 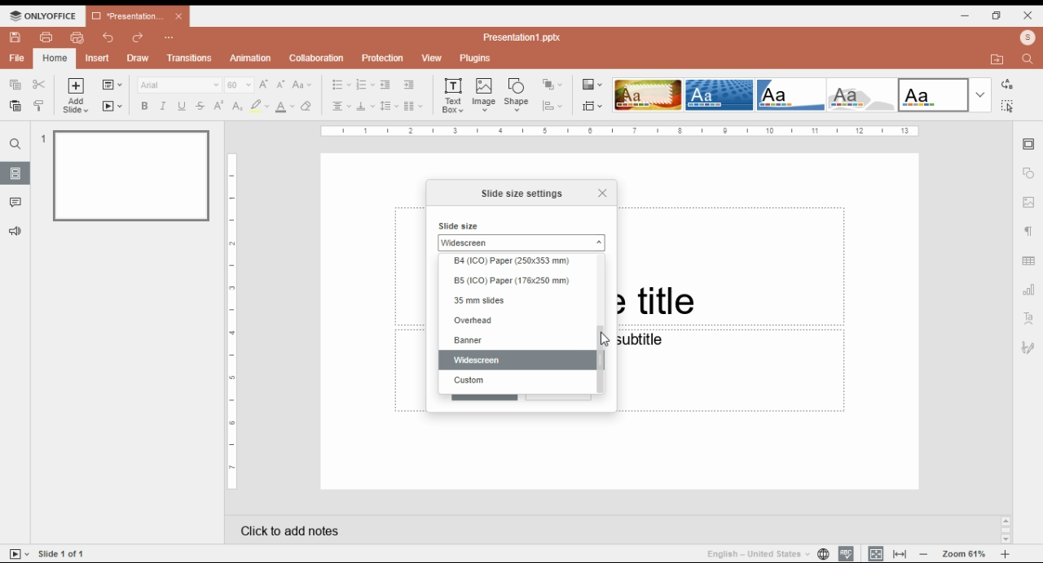 What do you see at coordinates (455, 94) in the screenshot?
I see `text box` at bounding box center [455, 94].